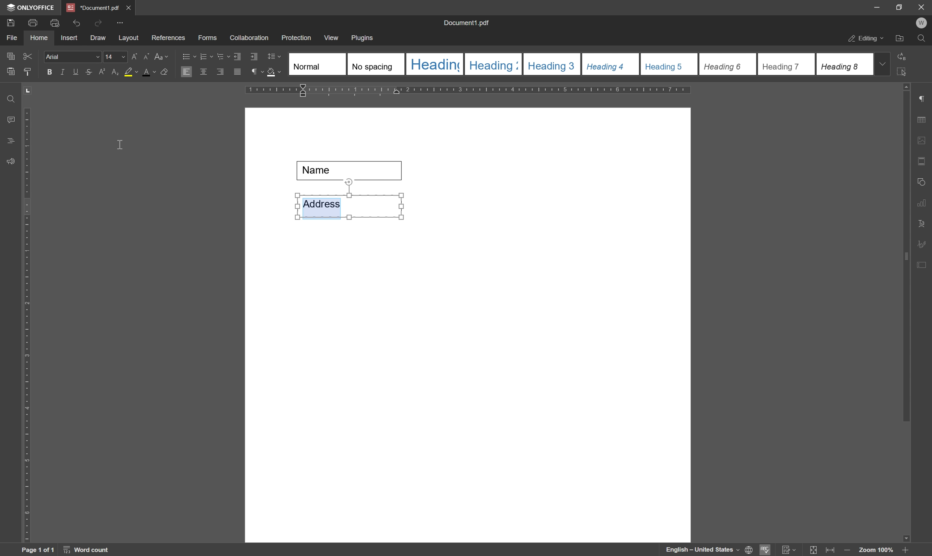 The height and width of the screenshot is (556, 932). I want to click on spell checking, so click(766, 550).